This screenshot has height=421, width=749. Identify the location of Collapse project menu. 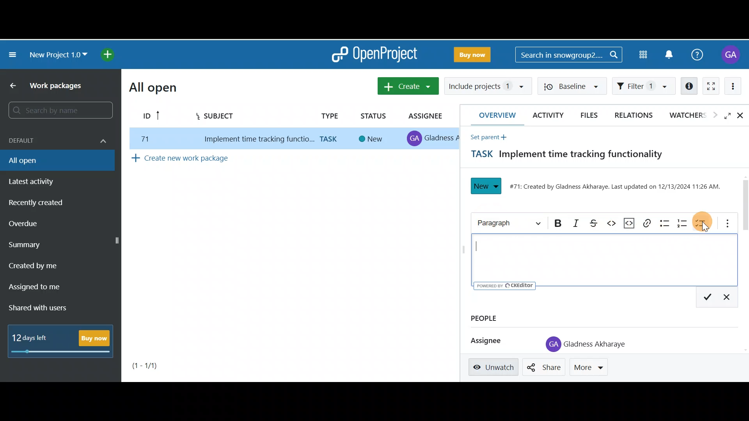
(13, 57).